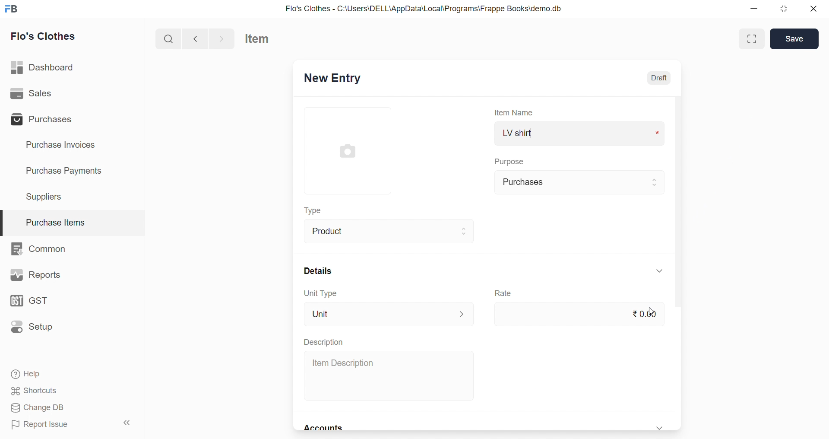  What do you see at coordinates (263, 39) in the screenshot?
I see `Item` at bounding box center [263, 39].